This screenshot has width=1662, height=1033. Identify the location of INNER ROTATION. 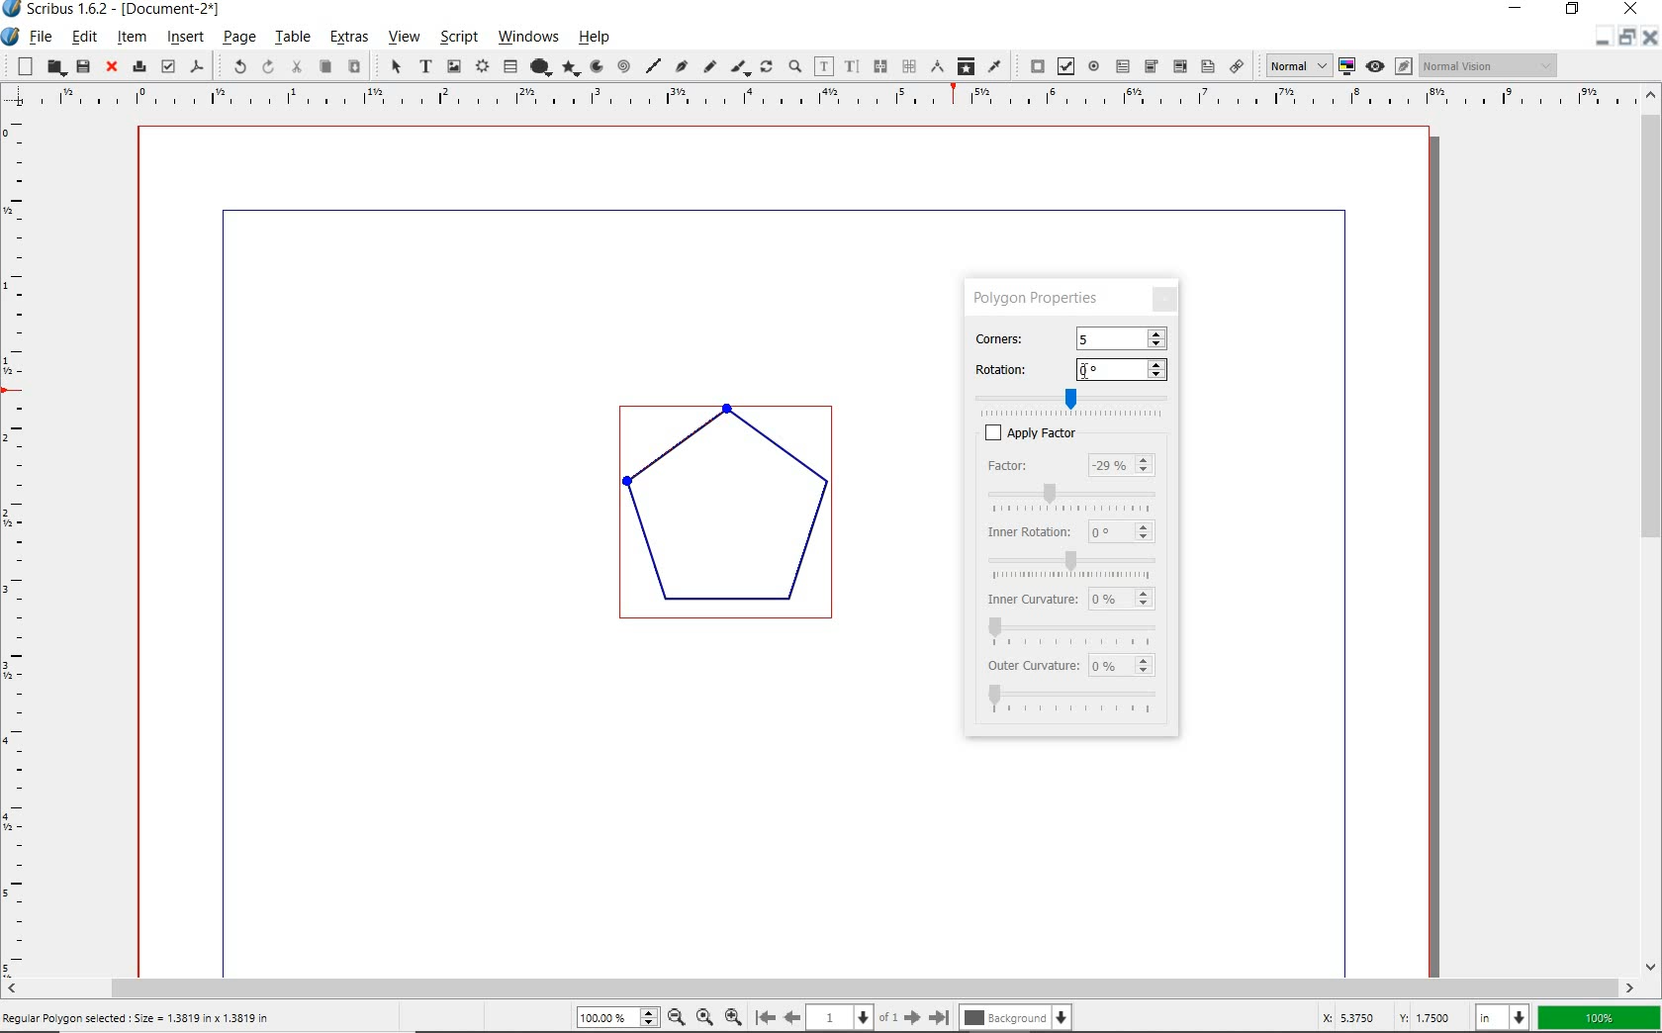
(1027, 530).